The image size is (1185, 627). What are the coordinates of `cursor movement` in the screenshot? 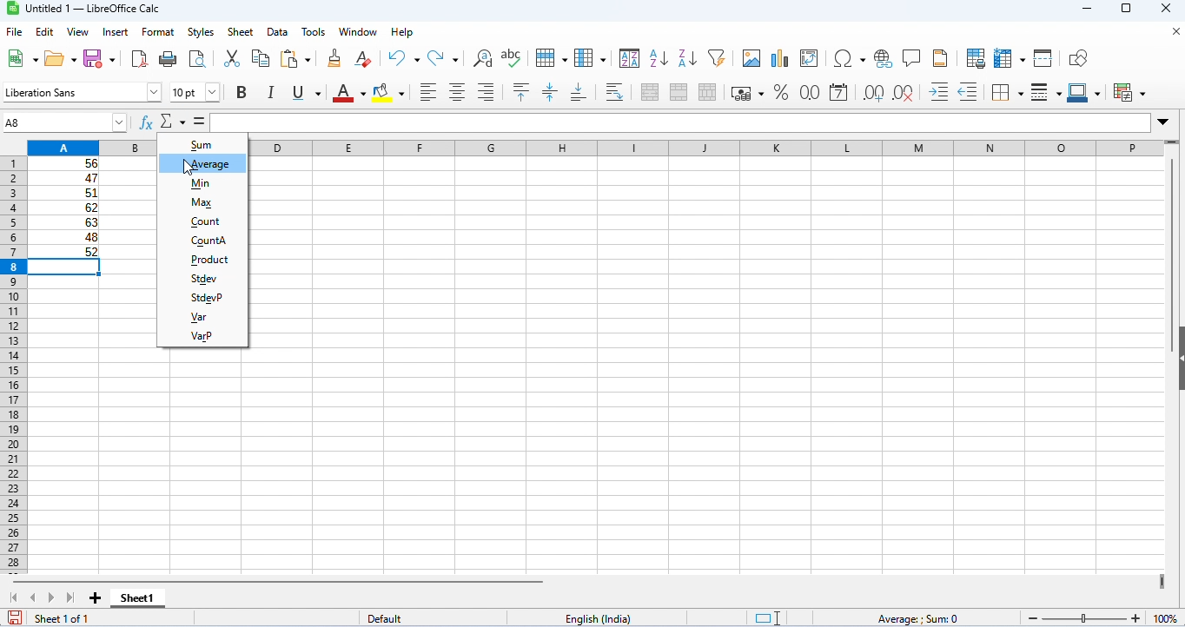 It's located at (189, 167).